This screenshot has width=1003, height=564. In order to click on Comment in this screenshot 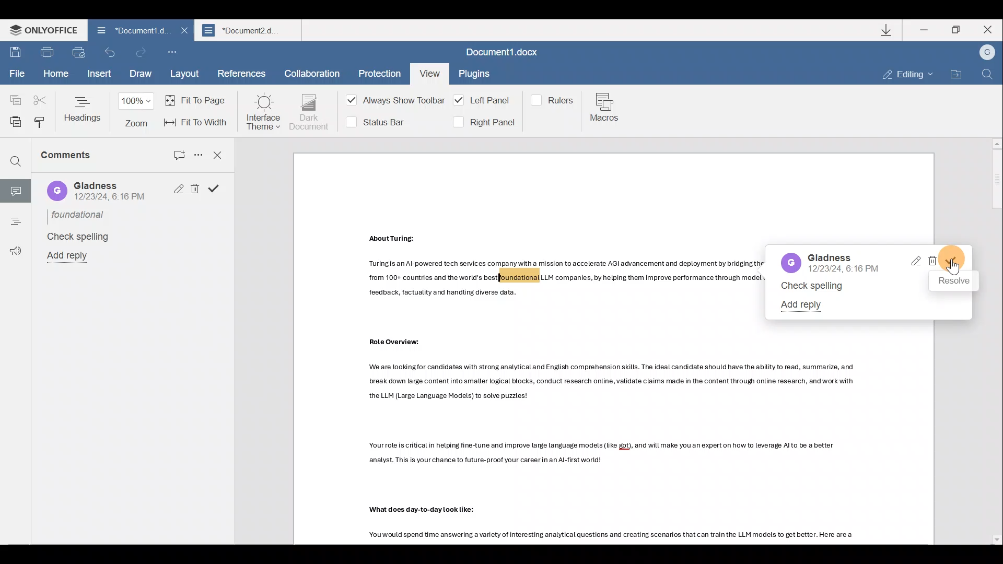, I will do `click(15, 189)`.